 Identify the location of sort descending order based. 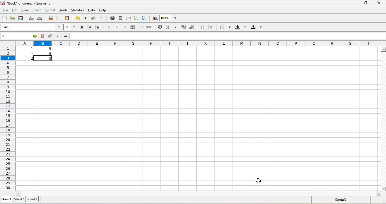
(145, 18).